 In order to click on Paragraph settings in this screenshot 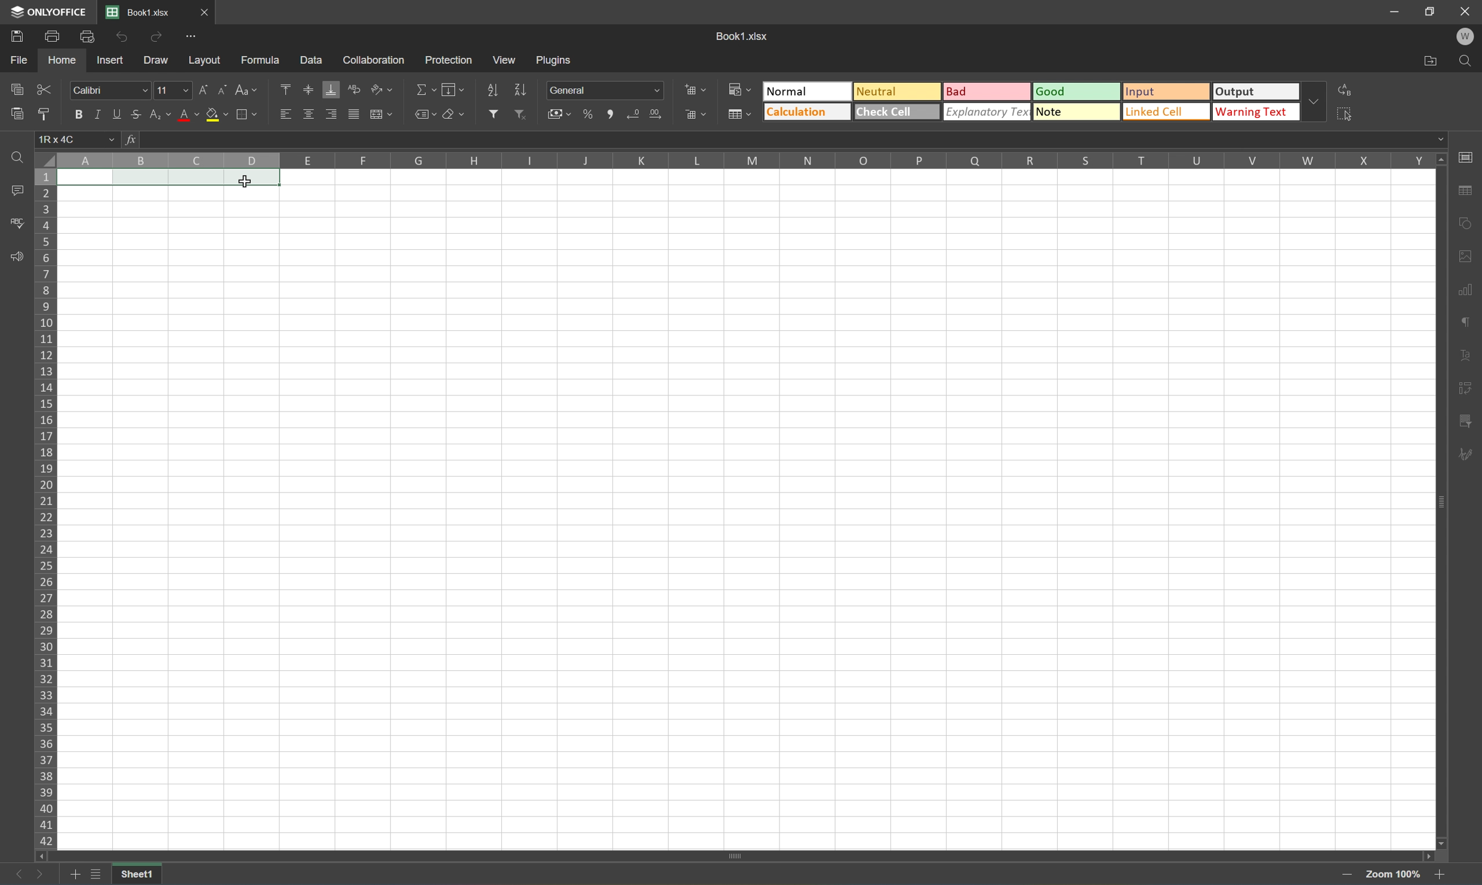, I will do `click(1463, 322)`.